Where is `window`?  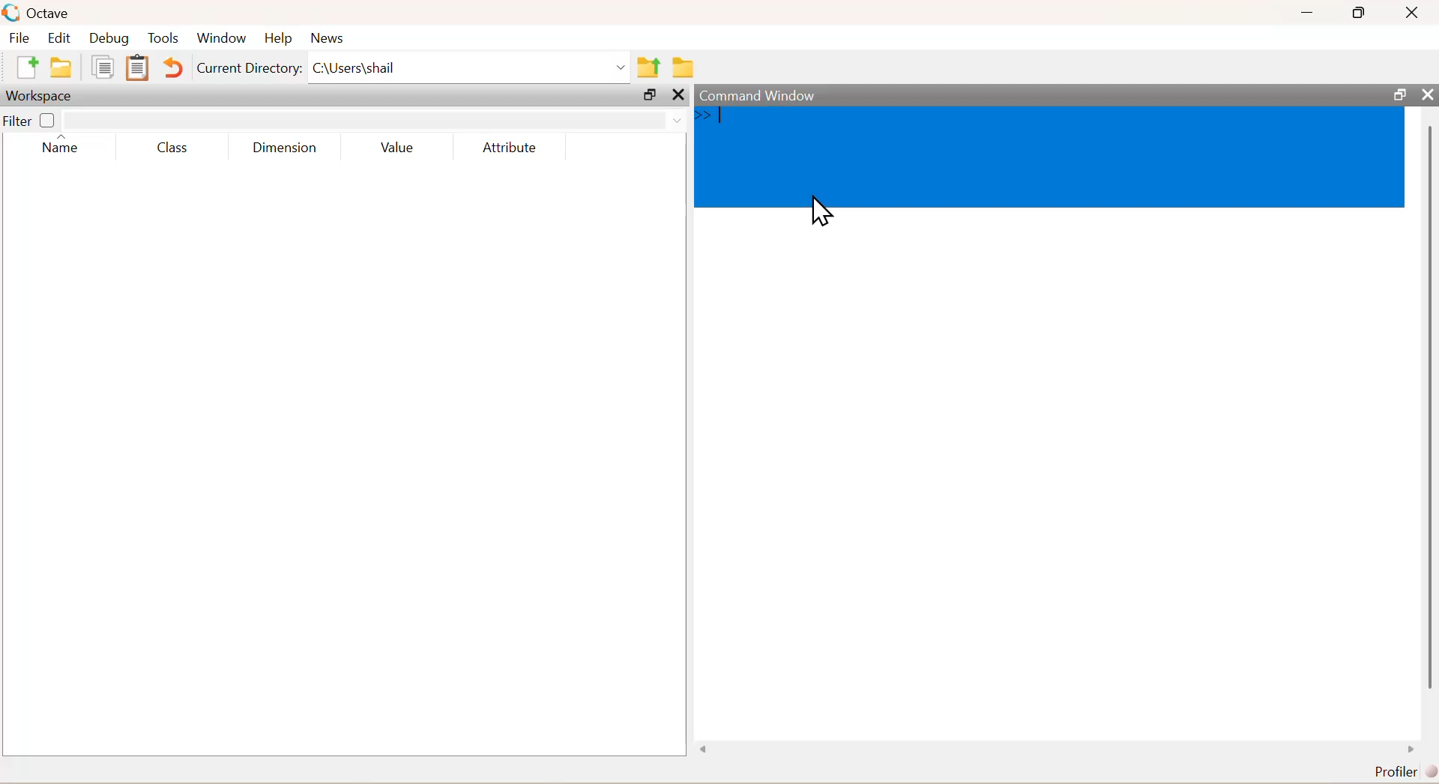 window is located at coordinates (222, 38).